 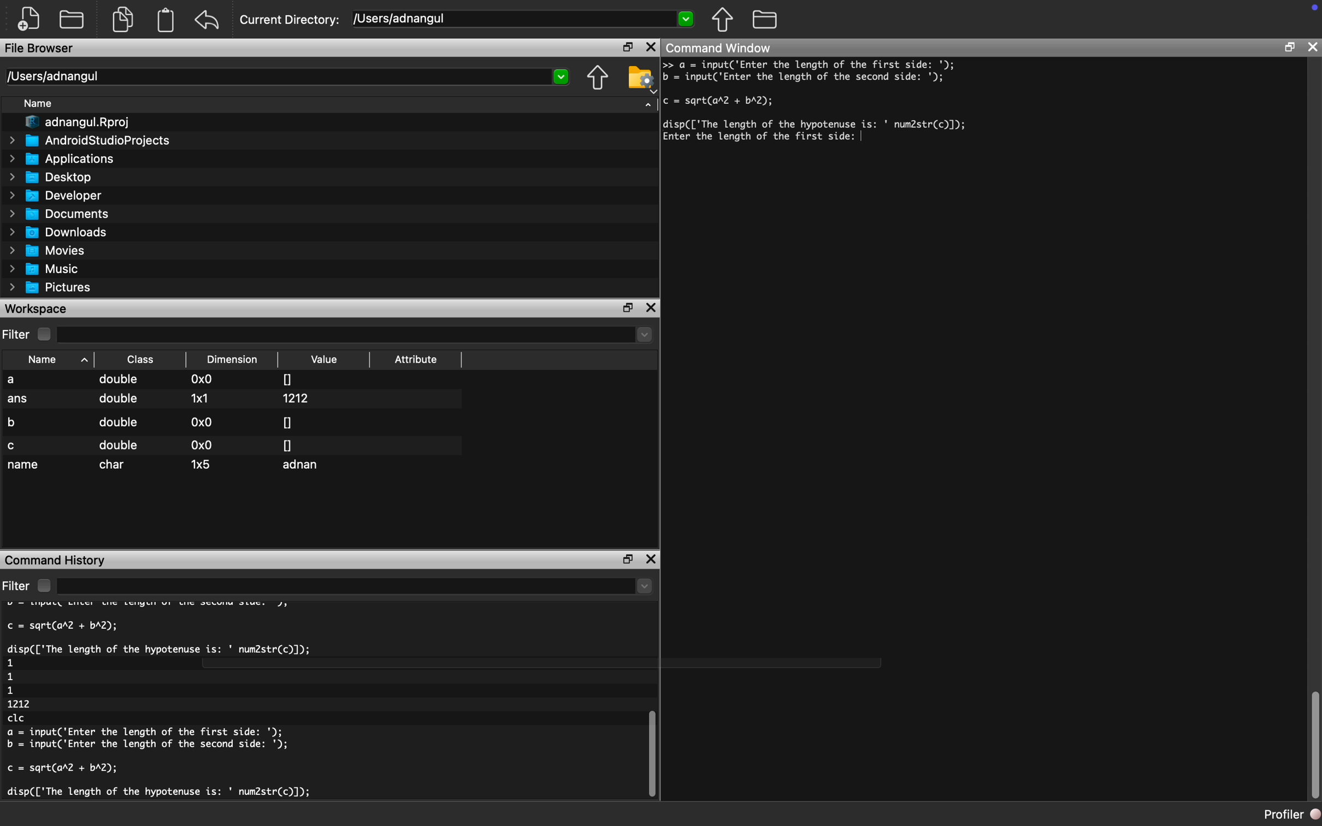 I want to click on close, so click(x=652, y=561).